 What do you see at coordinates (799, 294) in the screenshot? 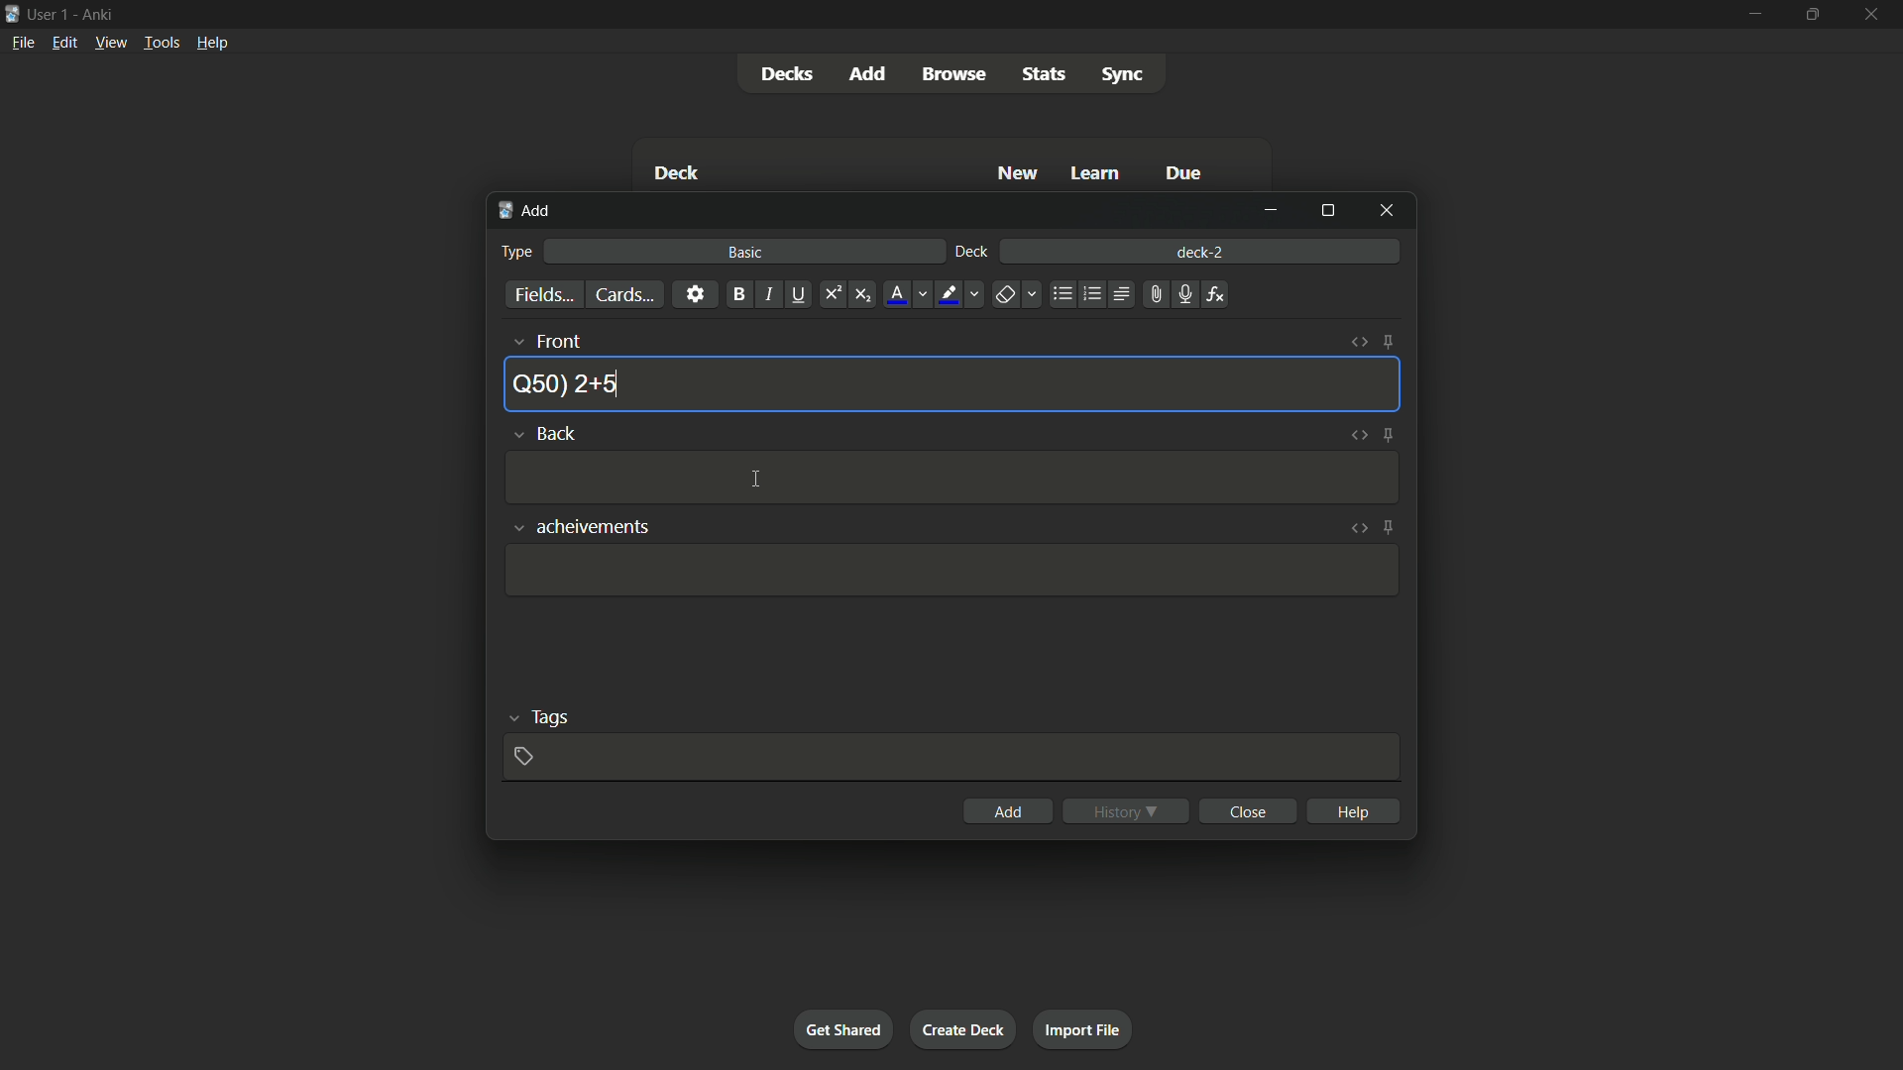
I see `underline` at bounding box center [799, 294].